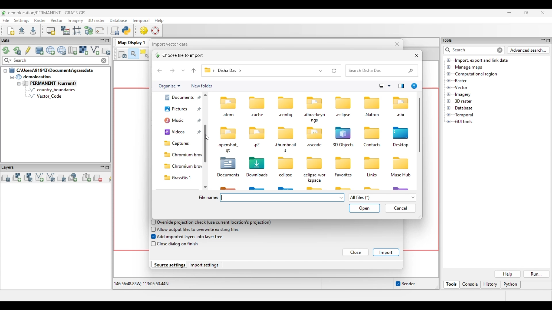 This screenshot has width=552, height=310. I want to click on Contacts, so click(372, 145).